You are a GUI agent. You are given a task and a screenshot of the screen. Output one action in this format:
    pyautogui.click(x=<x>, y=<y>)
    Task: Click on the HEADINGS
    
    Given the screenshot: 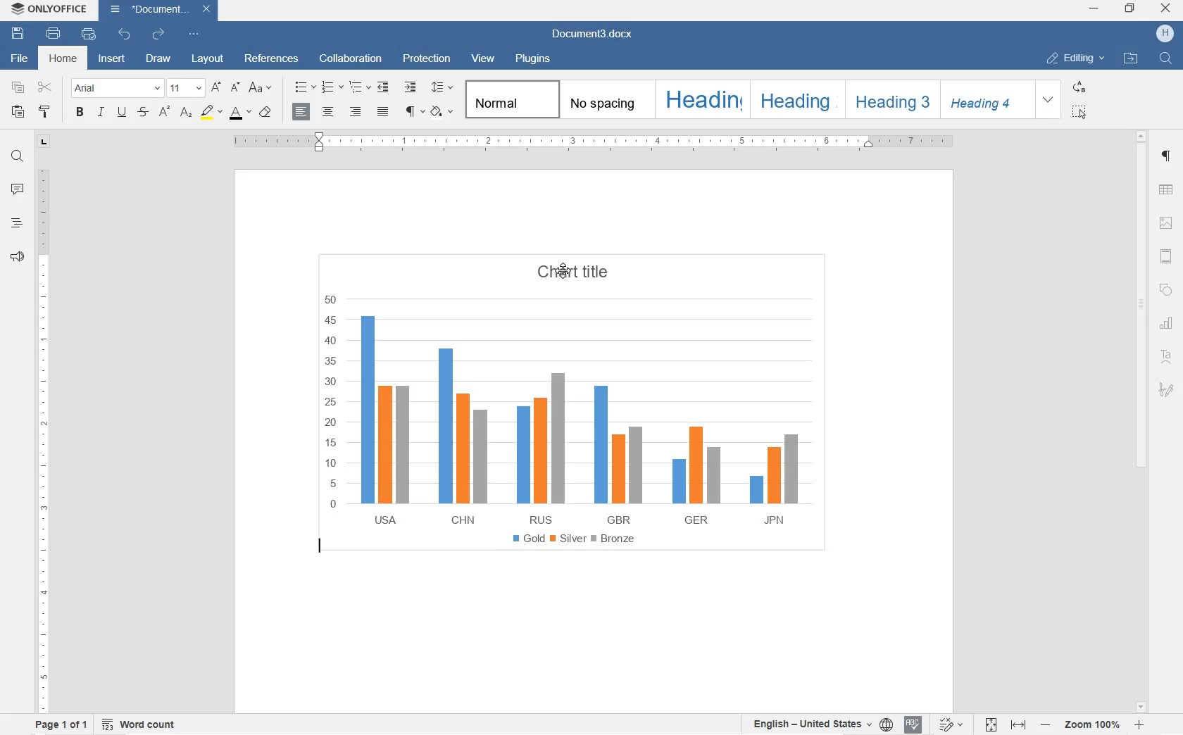 What is the action you would take?
    pyautogui.click(x=16, y=225)
    